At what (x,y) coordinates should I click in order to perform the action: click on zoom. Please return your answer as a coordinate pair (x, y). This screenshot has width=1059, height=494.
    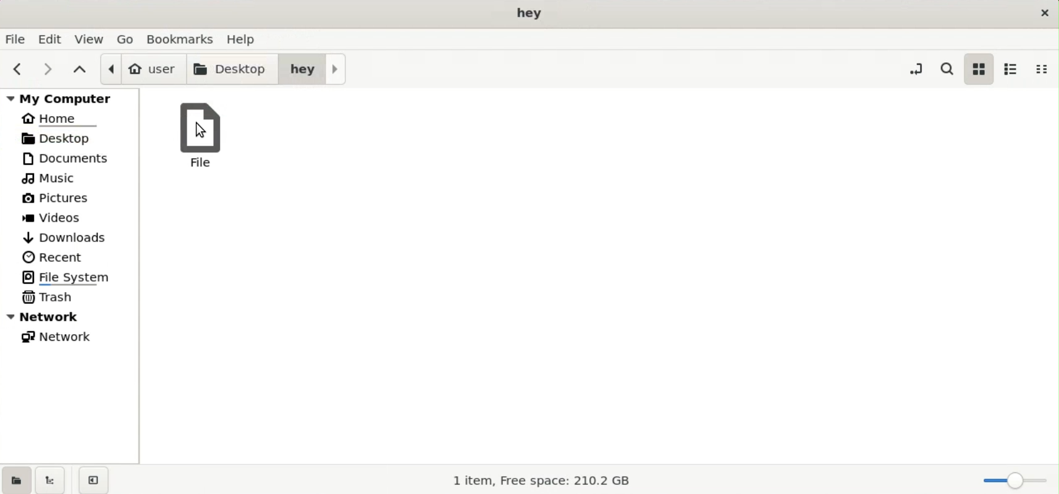
    Looking at the image, I should click on (1012, 480).